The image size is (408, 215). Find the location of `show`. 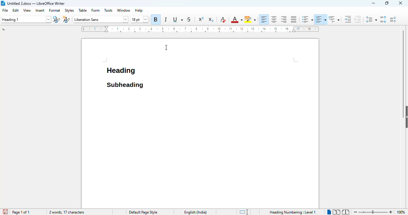

show is located at coordinates (405, 117).